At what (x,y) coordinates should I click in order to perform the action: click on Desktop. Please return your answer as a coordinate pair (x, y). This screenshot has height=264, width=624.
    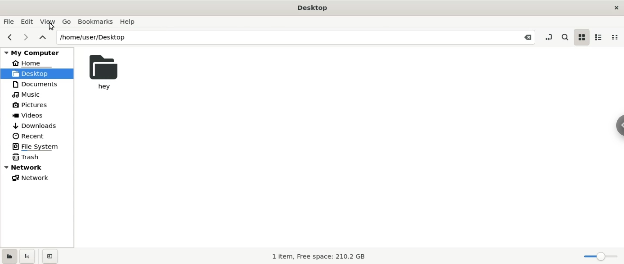
    Looking at the image, I should click on (313, 7).